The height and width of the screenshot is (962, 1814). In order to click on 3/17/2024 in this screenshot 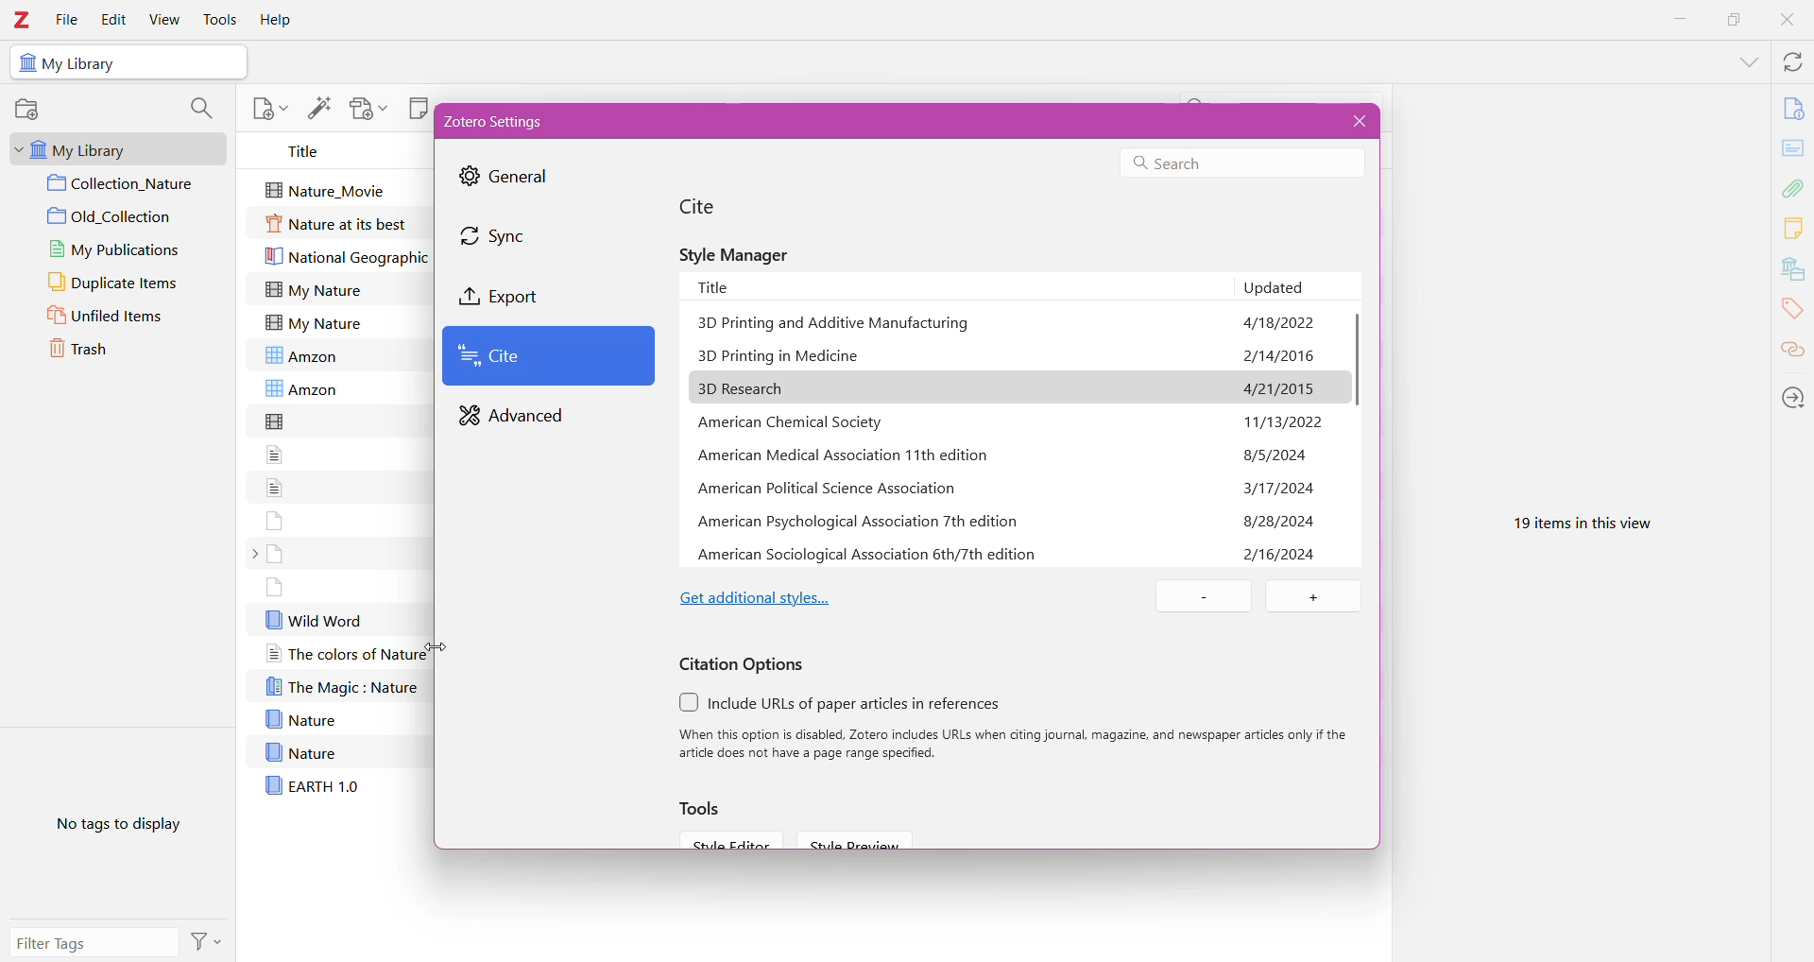, I will do `click(1280, 455)`.